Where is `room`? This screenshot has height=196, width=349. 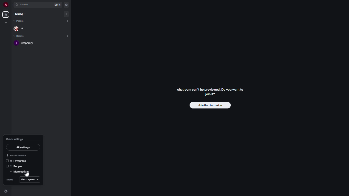 room is located at coordinates (26, 43).